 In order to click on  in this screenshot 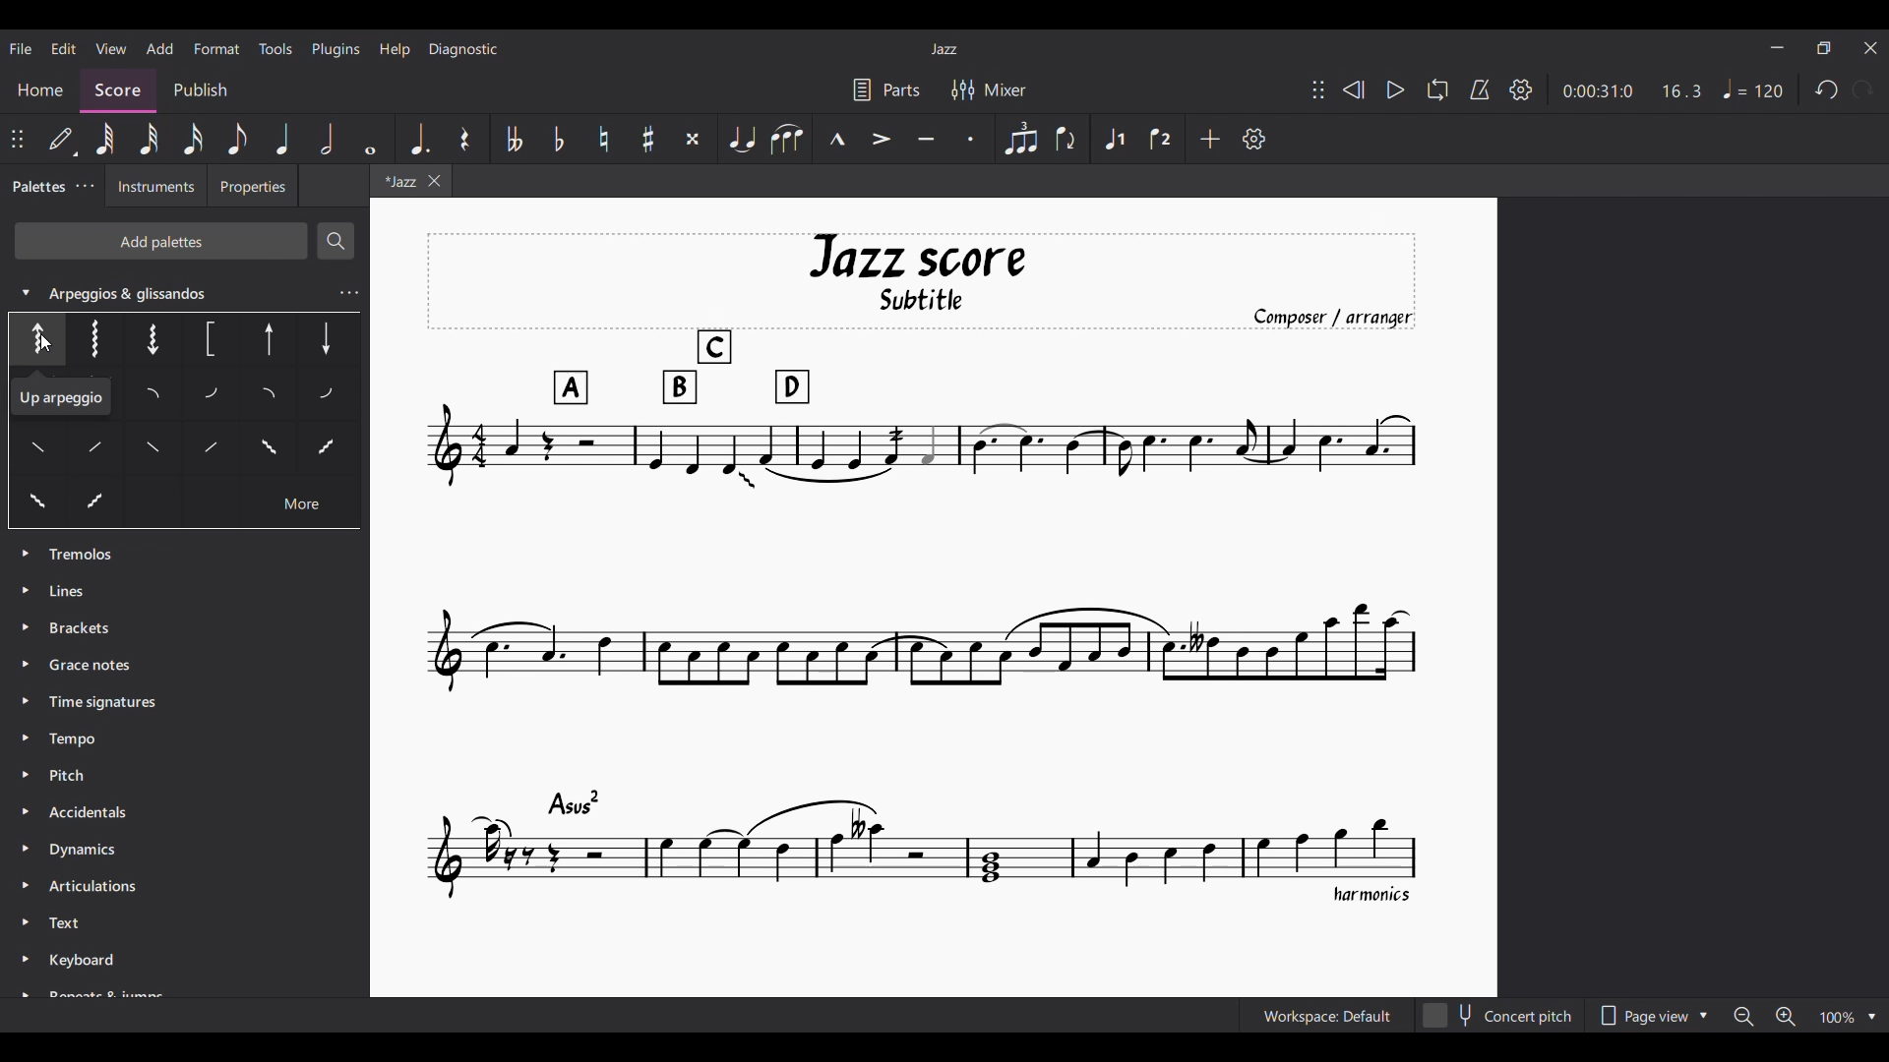, I will do `click(327, 397)`.